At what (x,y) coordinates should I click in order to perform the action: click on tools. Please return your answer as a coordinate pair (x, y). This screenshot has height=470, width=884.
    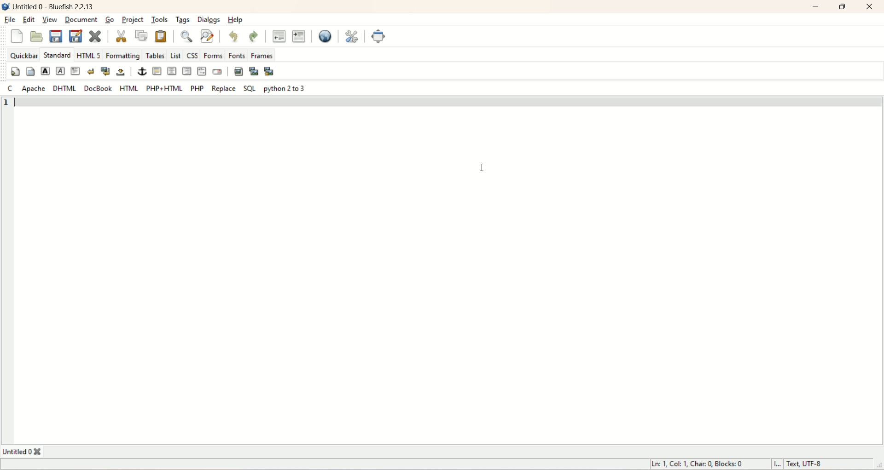
    Looking at the image, I should click on (159, 20).